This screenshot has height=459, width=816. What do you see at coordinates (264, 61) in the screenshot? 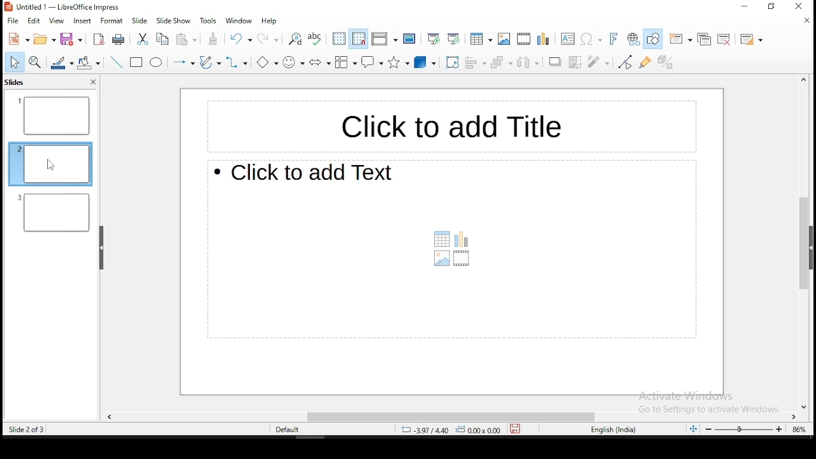
I see `basic shapes` at bounding box center [264, 61].